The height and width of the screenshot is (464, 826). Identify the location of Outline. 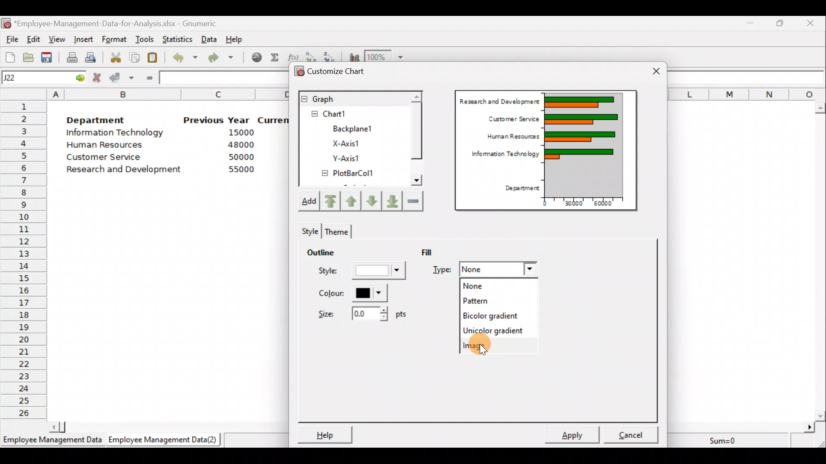
(333, 254).